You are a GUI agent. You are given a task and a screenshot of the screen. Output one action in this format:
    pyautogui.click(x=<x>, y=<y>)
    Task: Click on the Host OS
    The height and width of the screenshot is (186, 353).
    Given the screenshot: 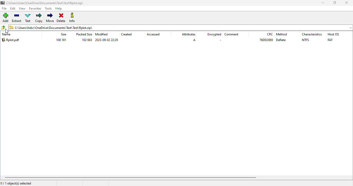 What is the action you would take?
    pyautogui.click(x=333, y=34)
    